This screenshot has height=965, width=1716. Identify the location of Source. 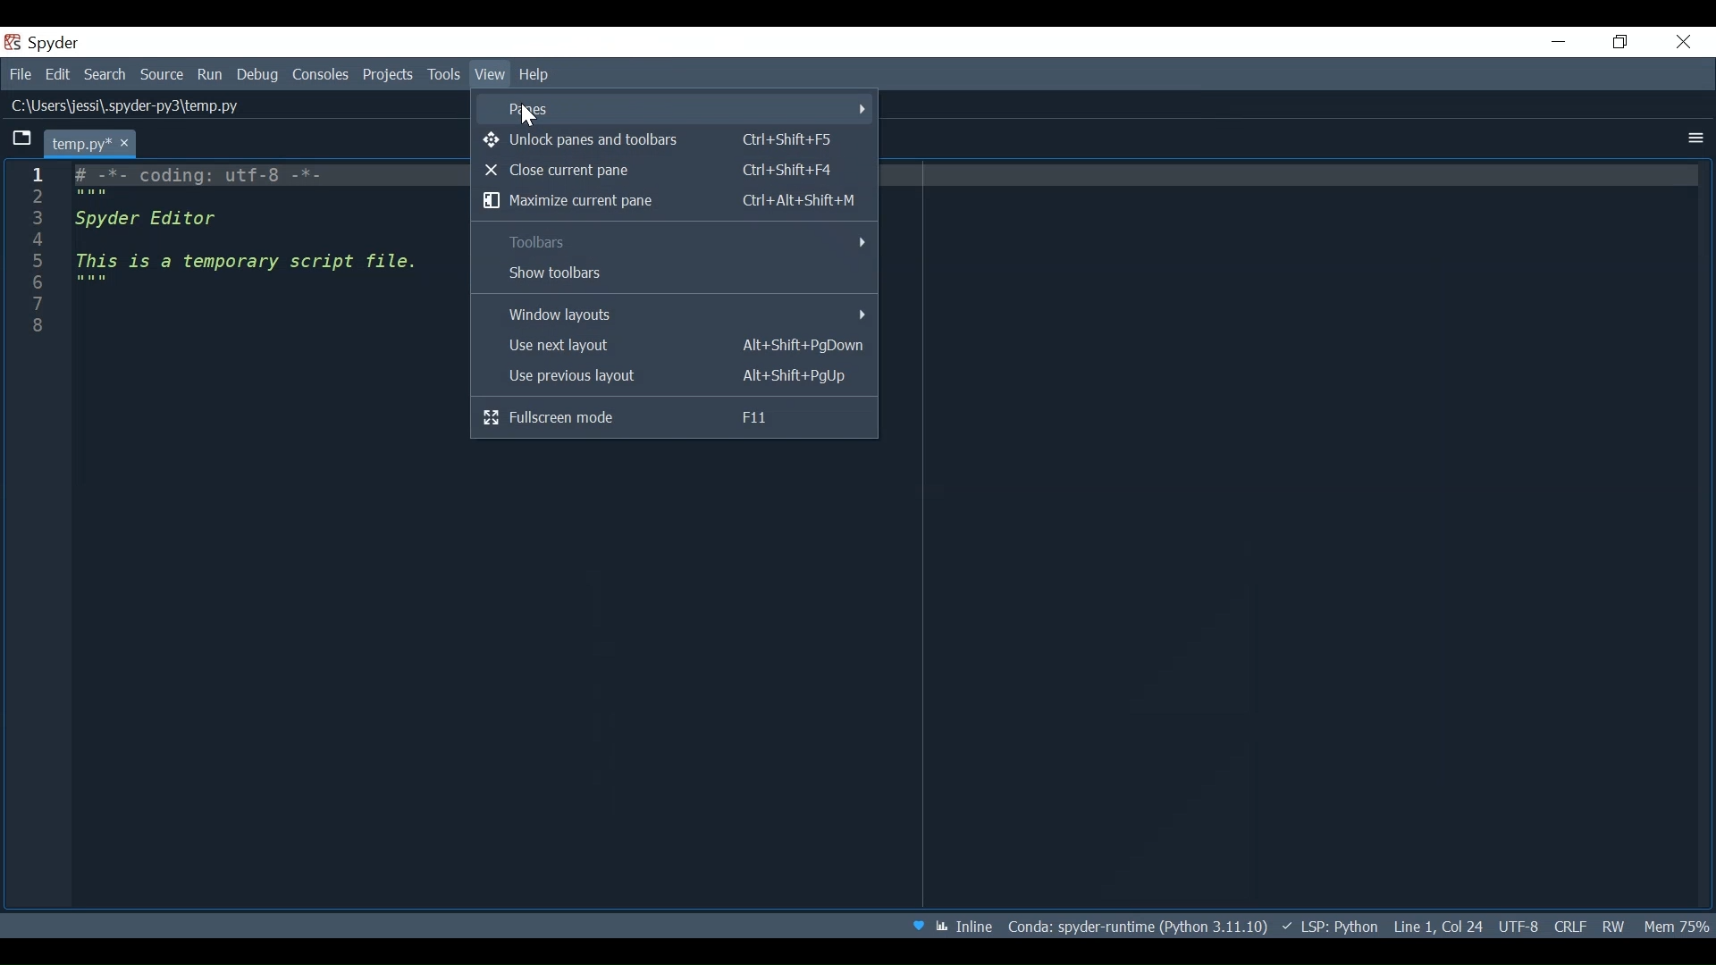
(164, 74).